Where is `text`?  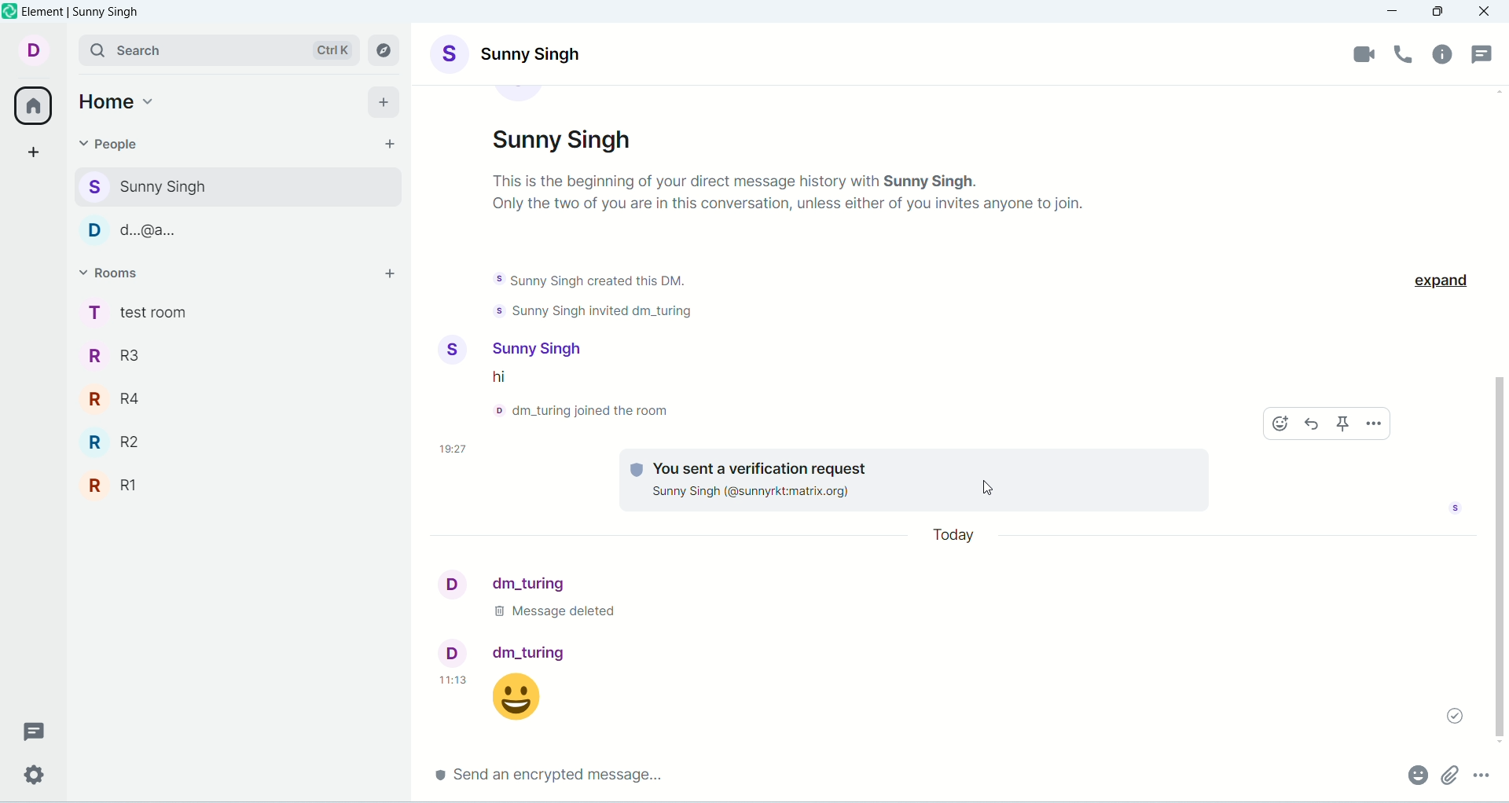
text is located at coordinates (605, 415).